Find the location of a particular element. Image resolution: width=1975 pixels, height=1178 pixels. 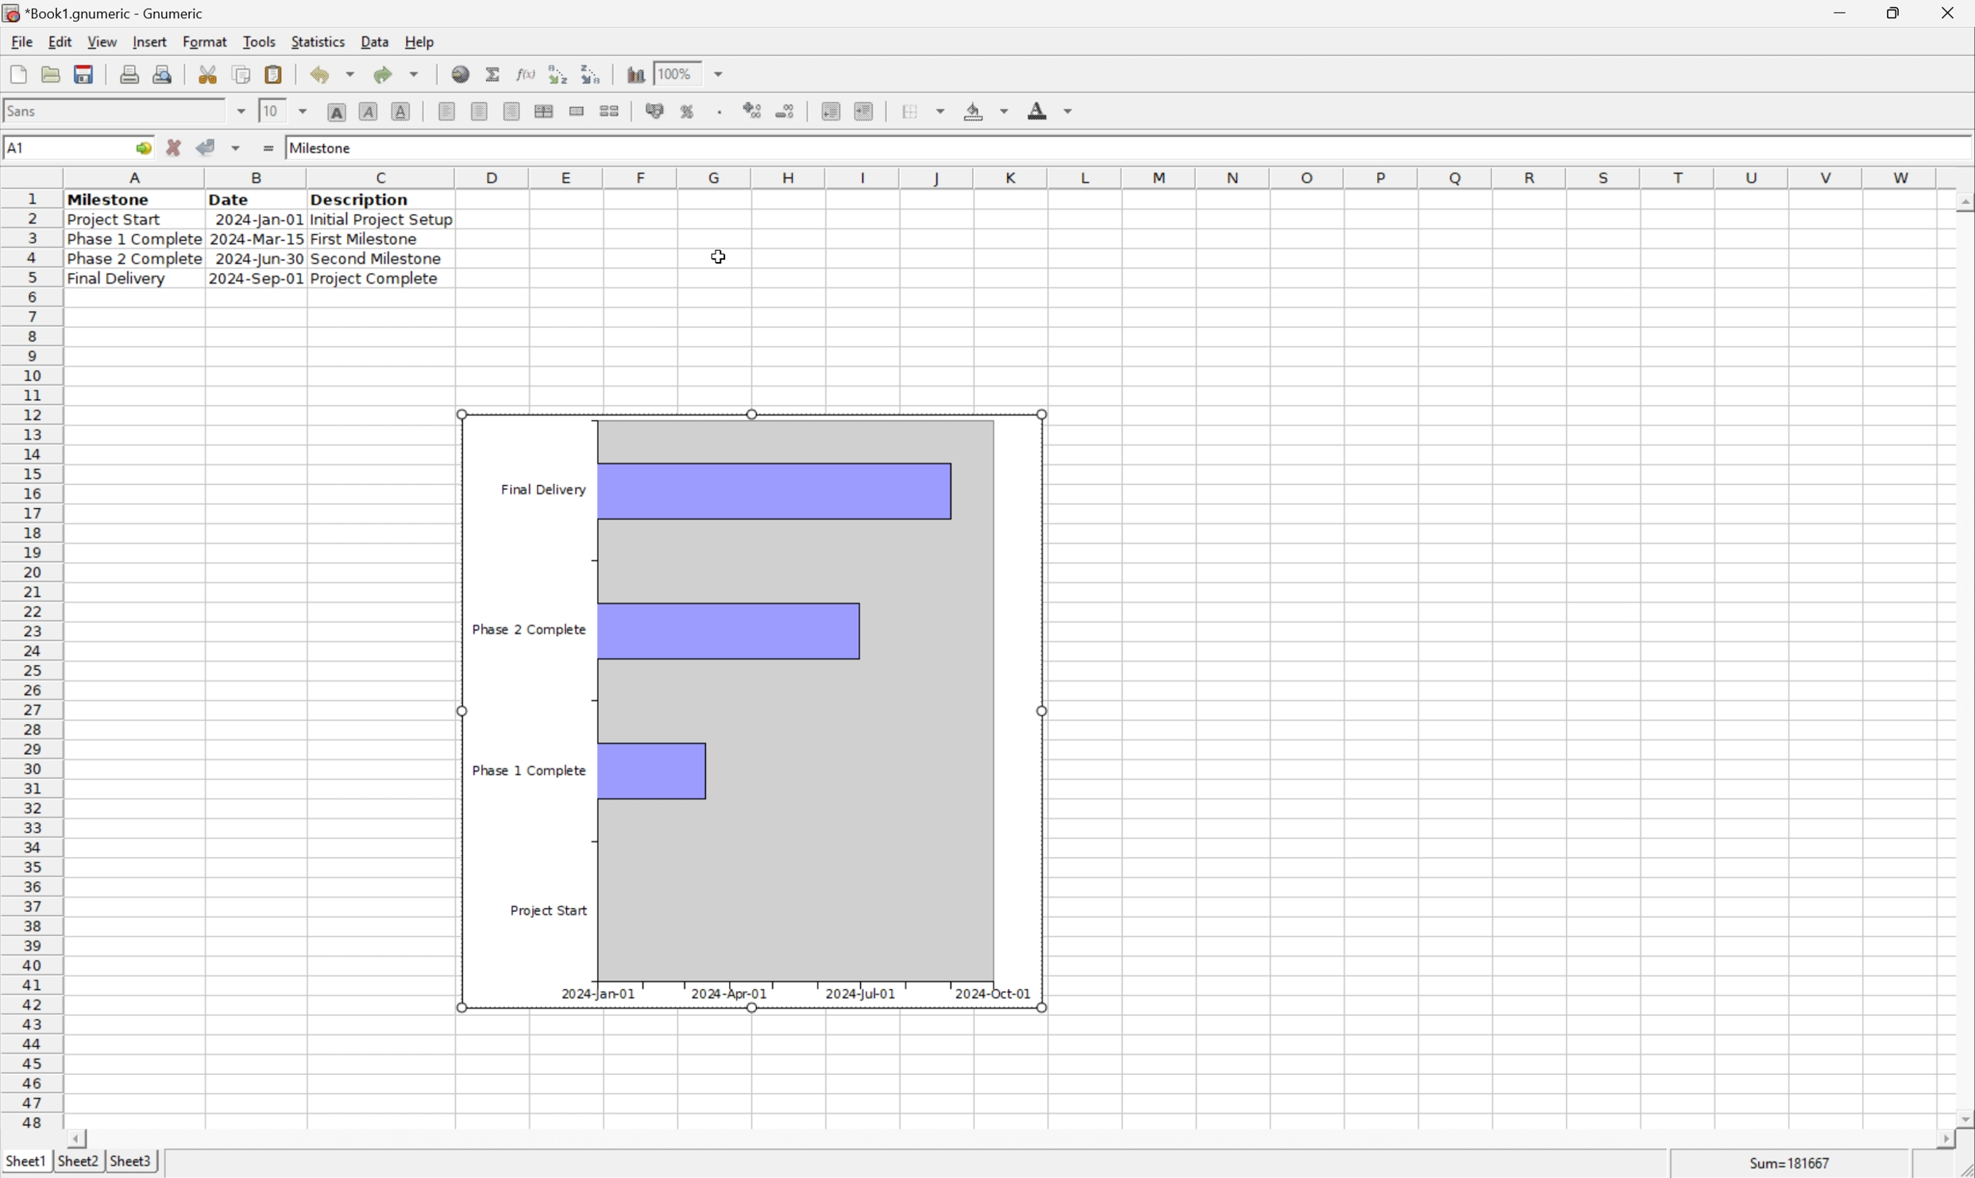

drop down is located at coordinates (305, 110).